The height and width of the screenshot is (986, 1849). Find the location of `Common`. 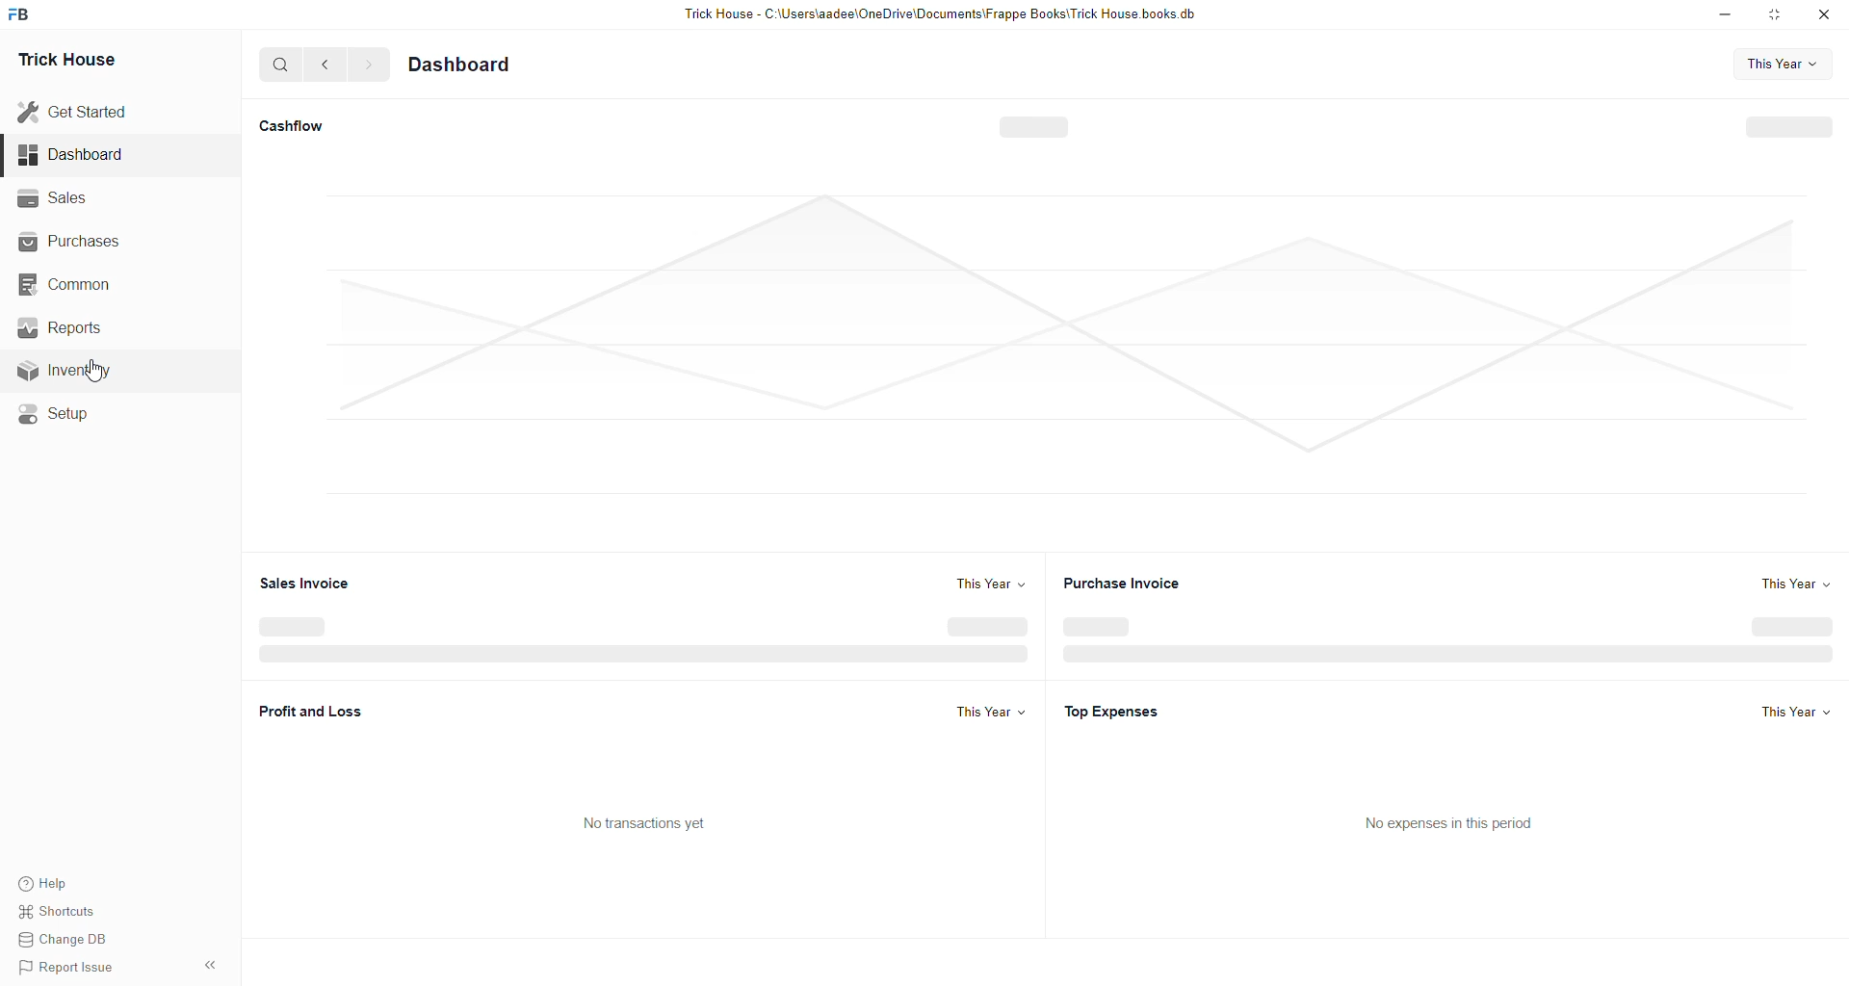

Common is located at coordinates (83, 288).